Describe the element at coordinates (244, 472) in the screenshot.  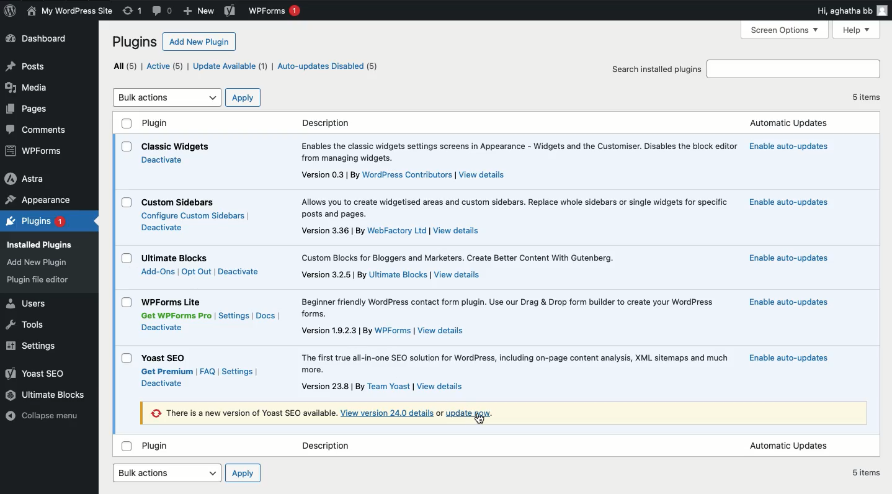
I see `Apply` at that location.